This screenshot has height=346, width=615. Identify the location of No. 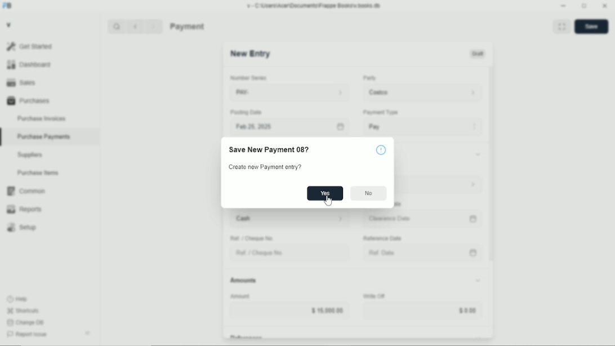
(368, 193).